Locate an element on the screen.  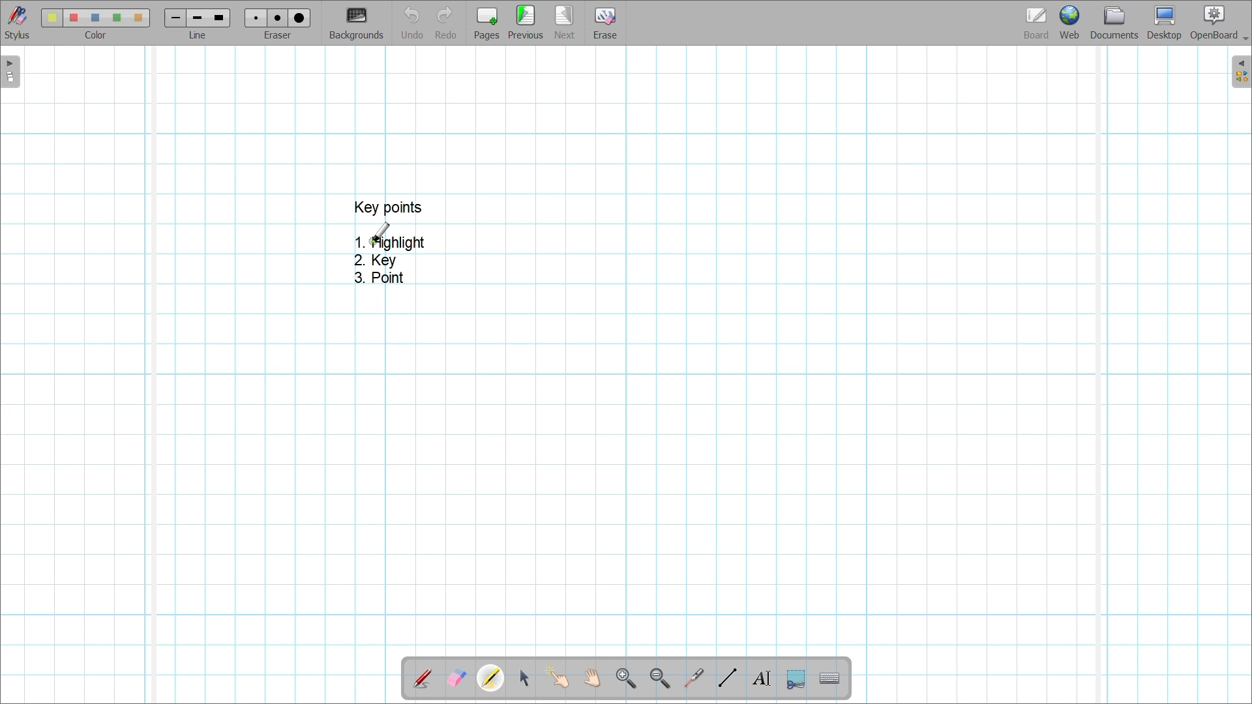
Desktop is located at coordinates (1165, 23).